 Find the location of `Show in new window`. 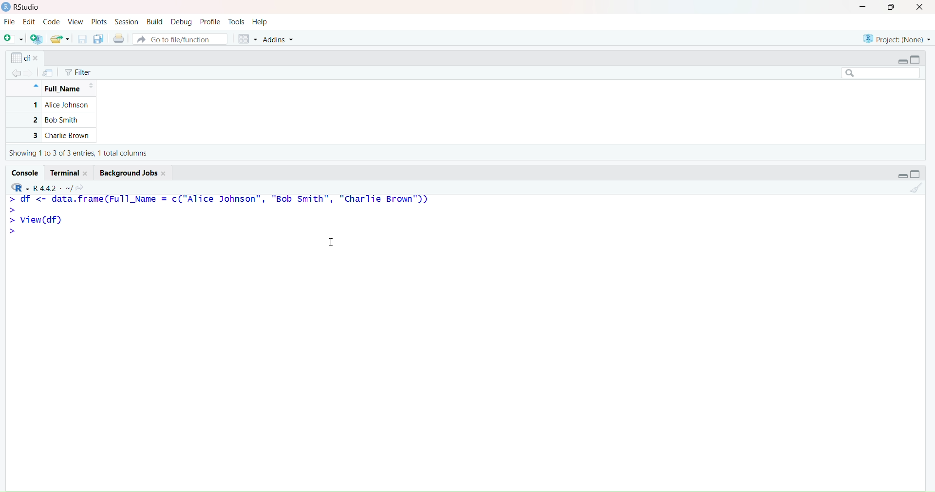

Show in new window is located at coordinates (48, 73).